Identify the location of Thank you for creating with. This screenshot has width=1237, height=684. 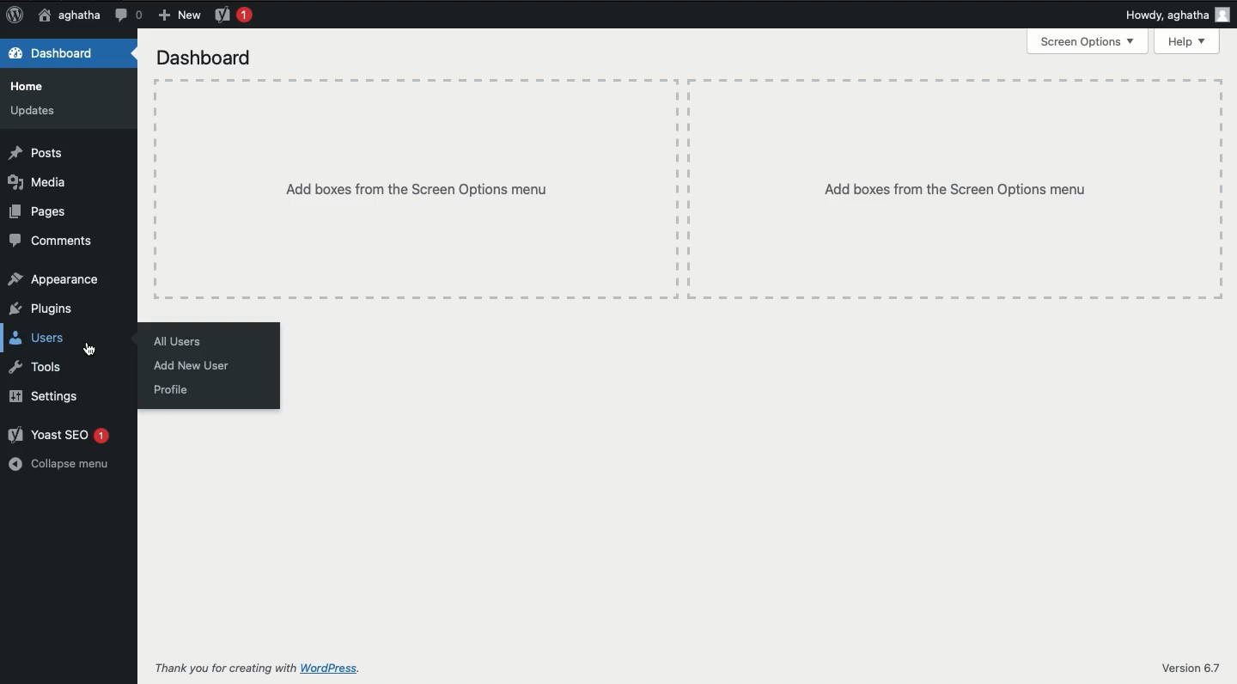
(223, 666).